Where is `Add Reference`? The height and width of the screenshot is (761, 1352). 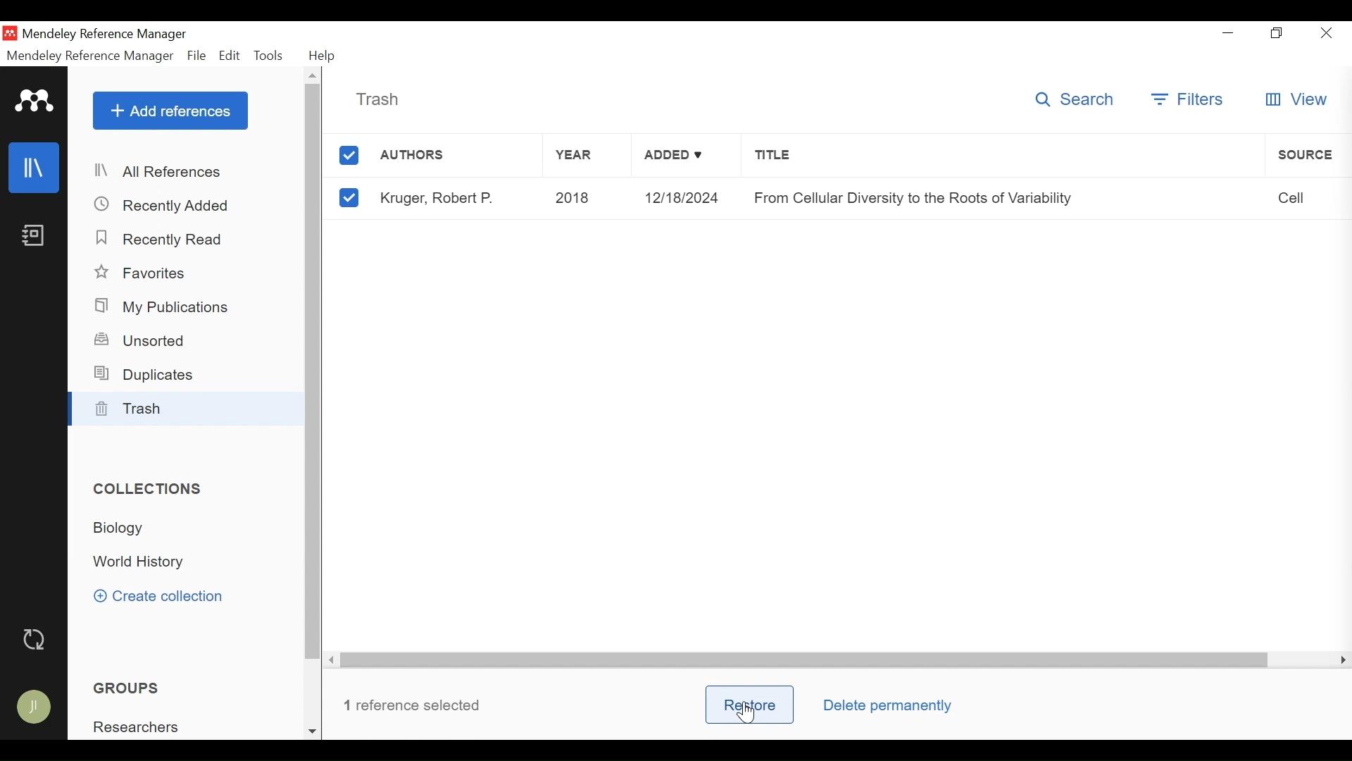 Add Reference is located at coordinates (170, 111).